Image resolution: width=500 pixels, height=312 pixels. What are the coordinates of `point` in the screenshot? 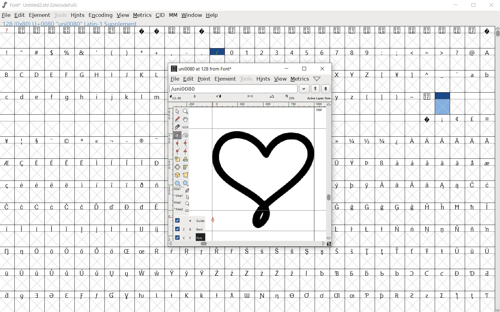 It's located at (204, 79).